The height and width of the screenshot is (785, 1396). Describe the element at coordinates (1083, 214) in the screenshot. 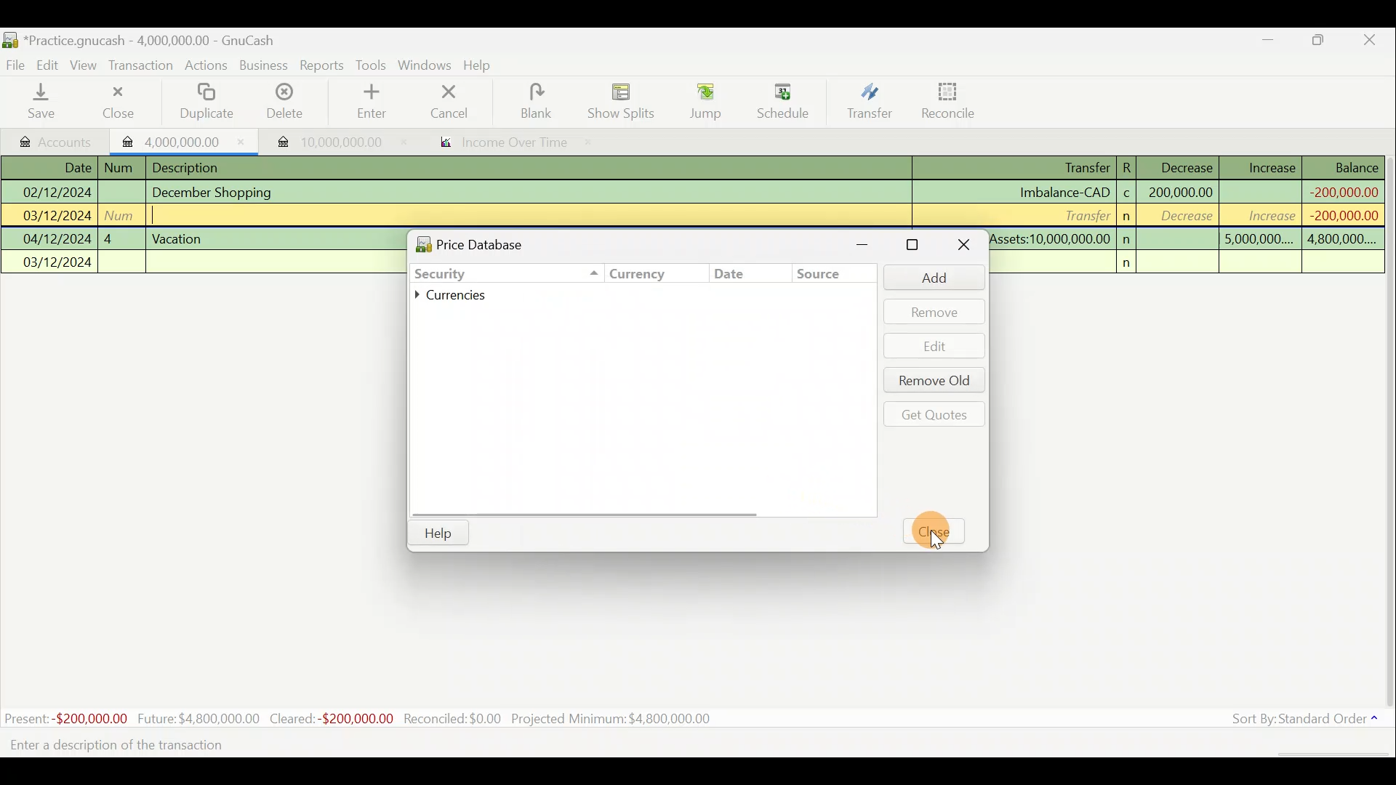

I see `Transfer` at that location.